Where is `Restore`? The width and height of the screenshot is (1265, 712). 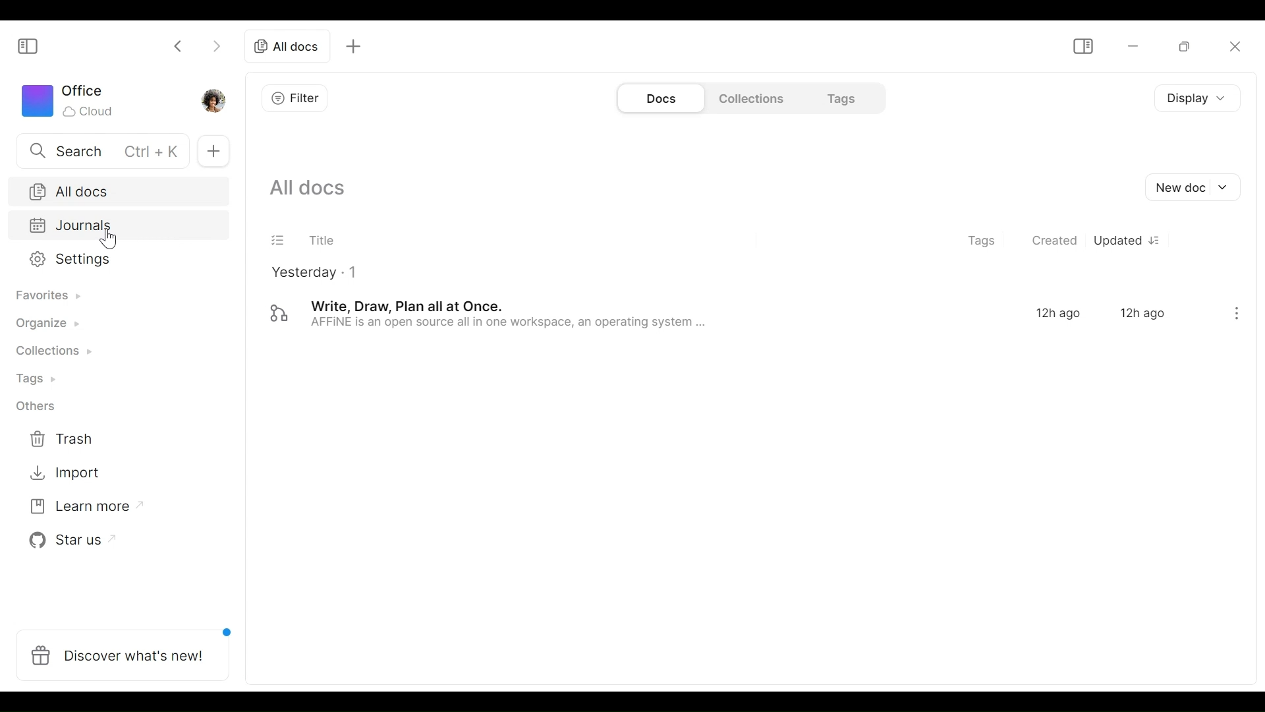
Restore is located at coordinates (1189, 45).